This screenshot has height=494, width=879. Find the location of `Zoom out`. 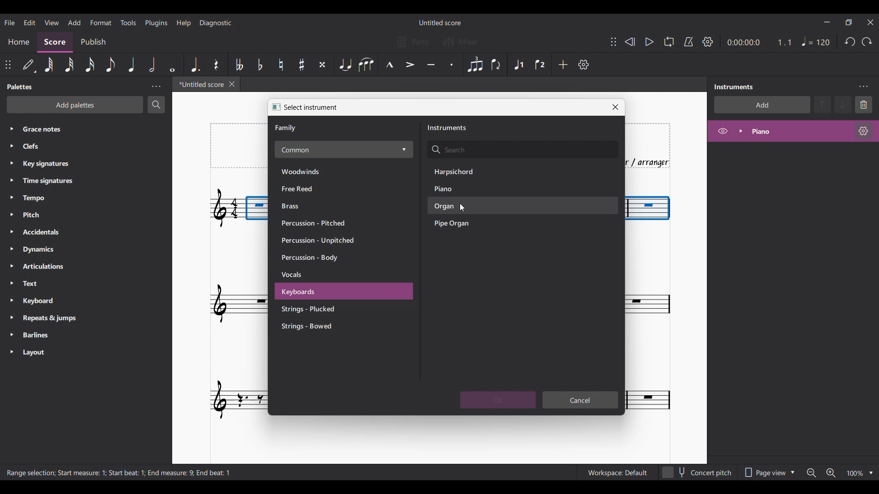

Zoom out is located at coordinates (811, 473).